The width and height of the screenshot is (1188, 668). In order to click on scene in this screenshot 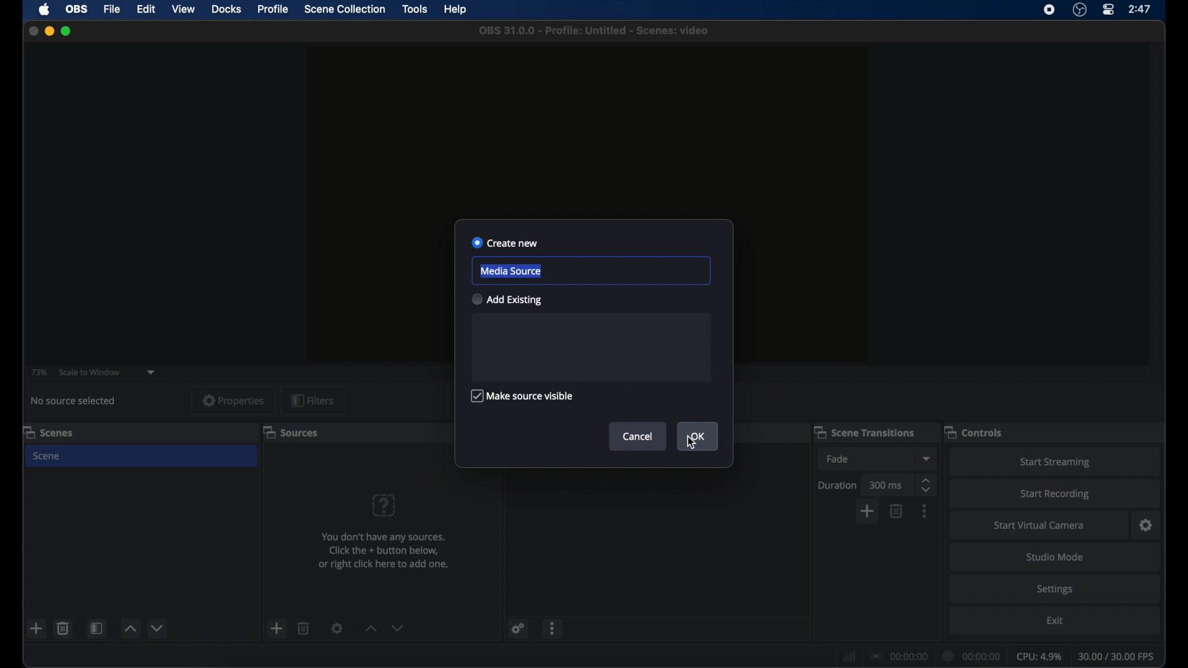, I will do `click(48, 456)`.